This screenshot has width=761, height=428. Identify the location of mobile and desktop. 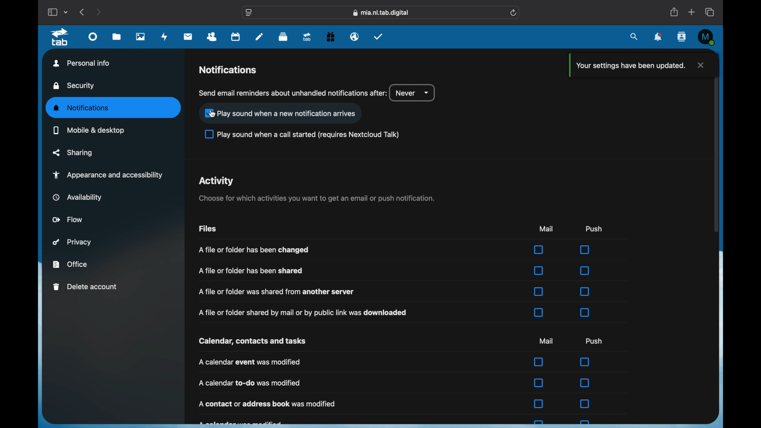
(89, 131).